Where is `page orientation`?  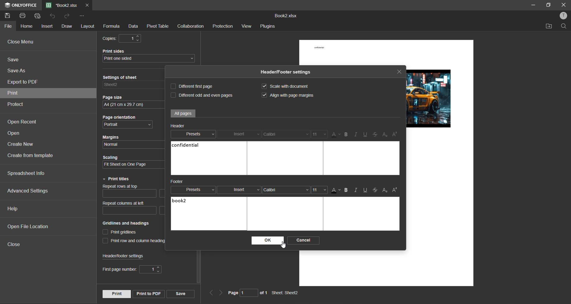 page orientation is located at coordinates (127, 126).